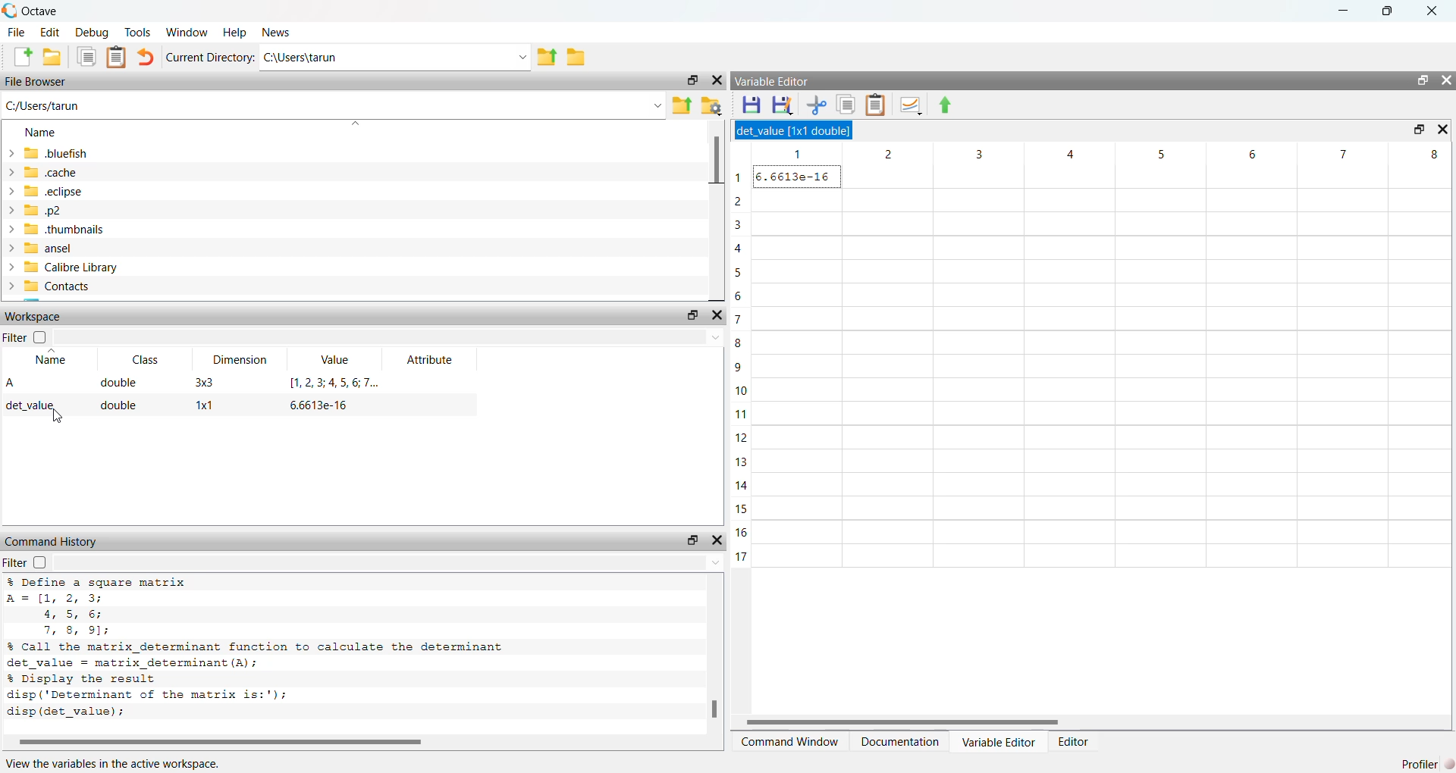 The height and width of the screenshot is (773, 1456). I want to click on double, so click(121, 408).